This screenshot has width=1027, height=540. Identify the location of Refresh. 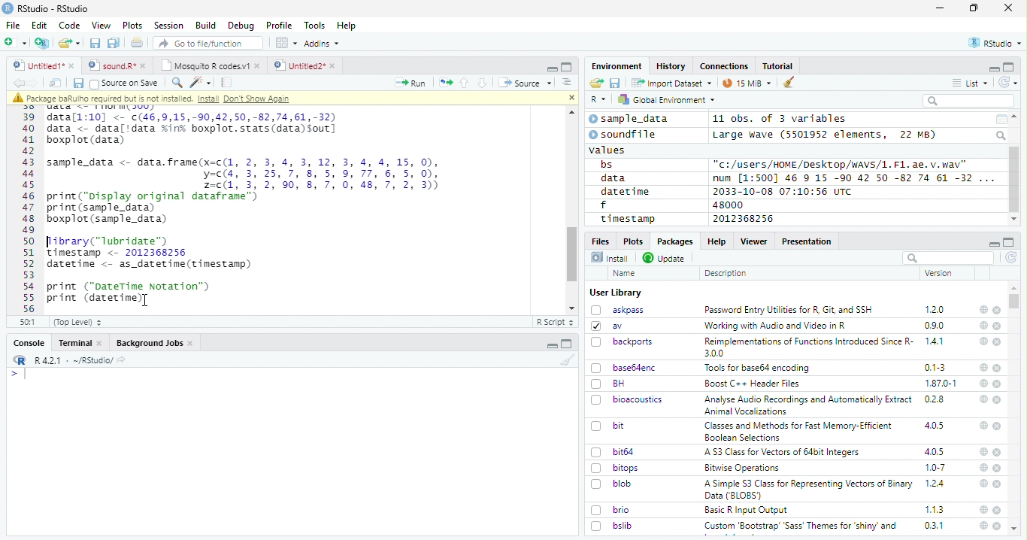
(1009, 82).